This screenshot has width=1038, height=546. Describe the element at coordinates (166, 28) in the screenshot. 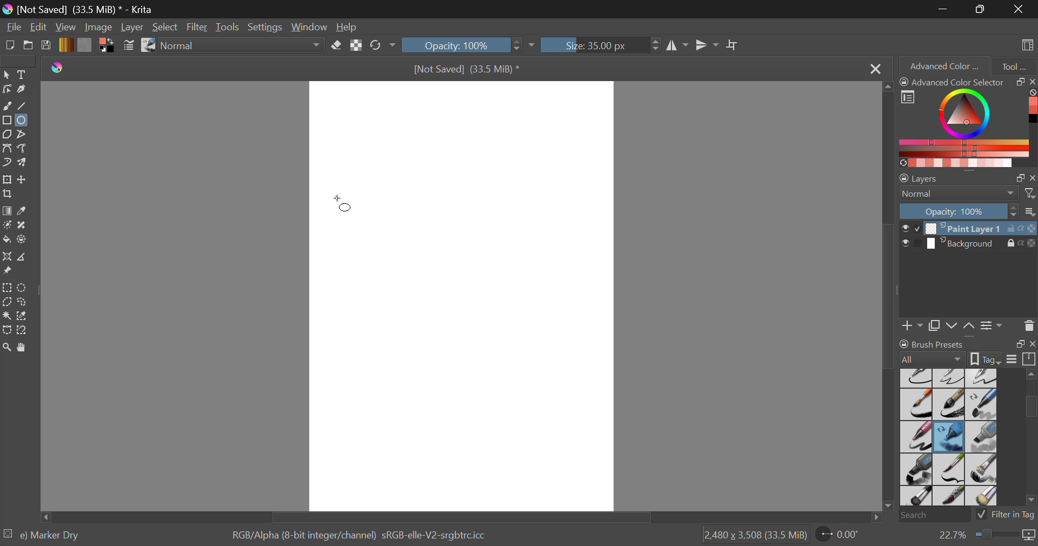

I see `Select` at that location.